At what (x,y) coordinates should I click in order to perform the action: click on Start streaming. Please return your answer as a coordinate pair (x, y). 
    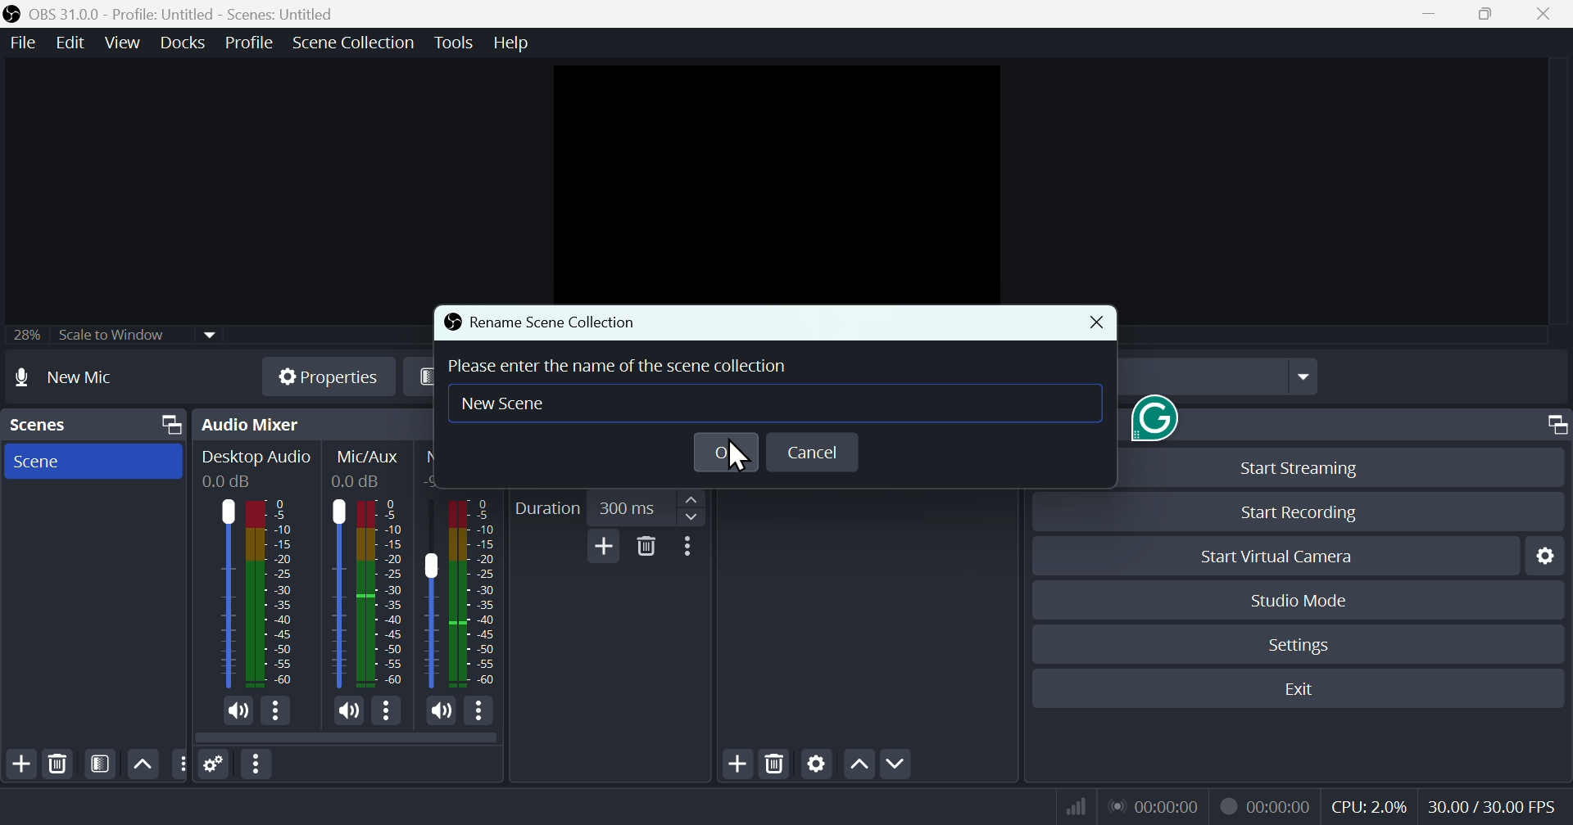
    Looking at the image, I should click on (1300, 466).